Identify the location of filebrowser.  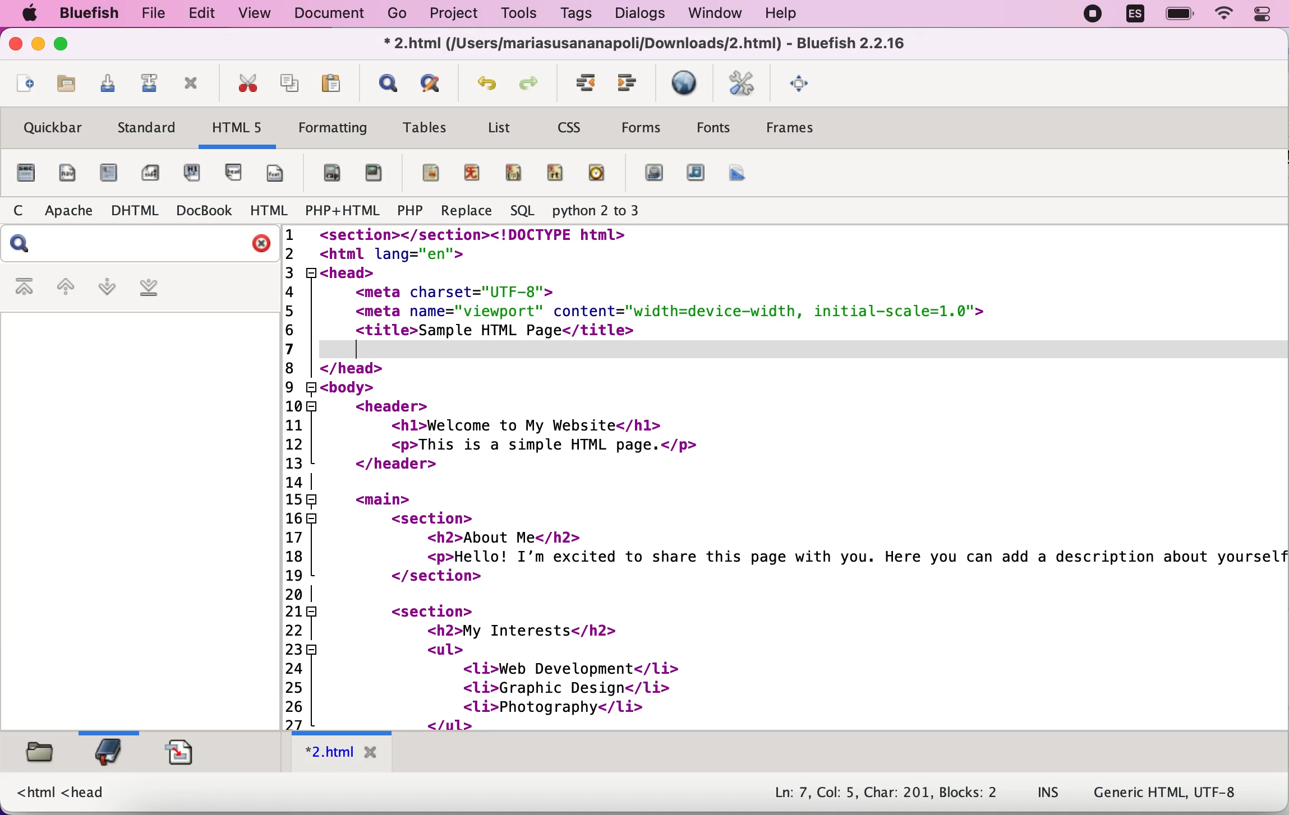
(39, 756).